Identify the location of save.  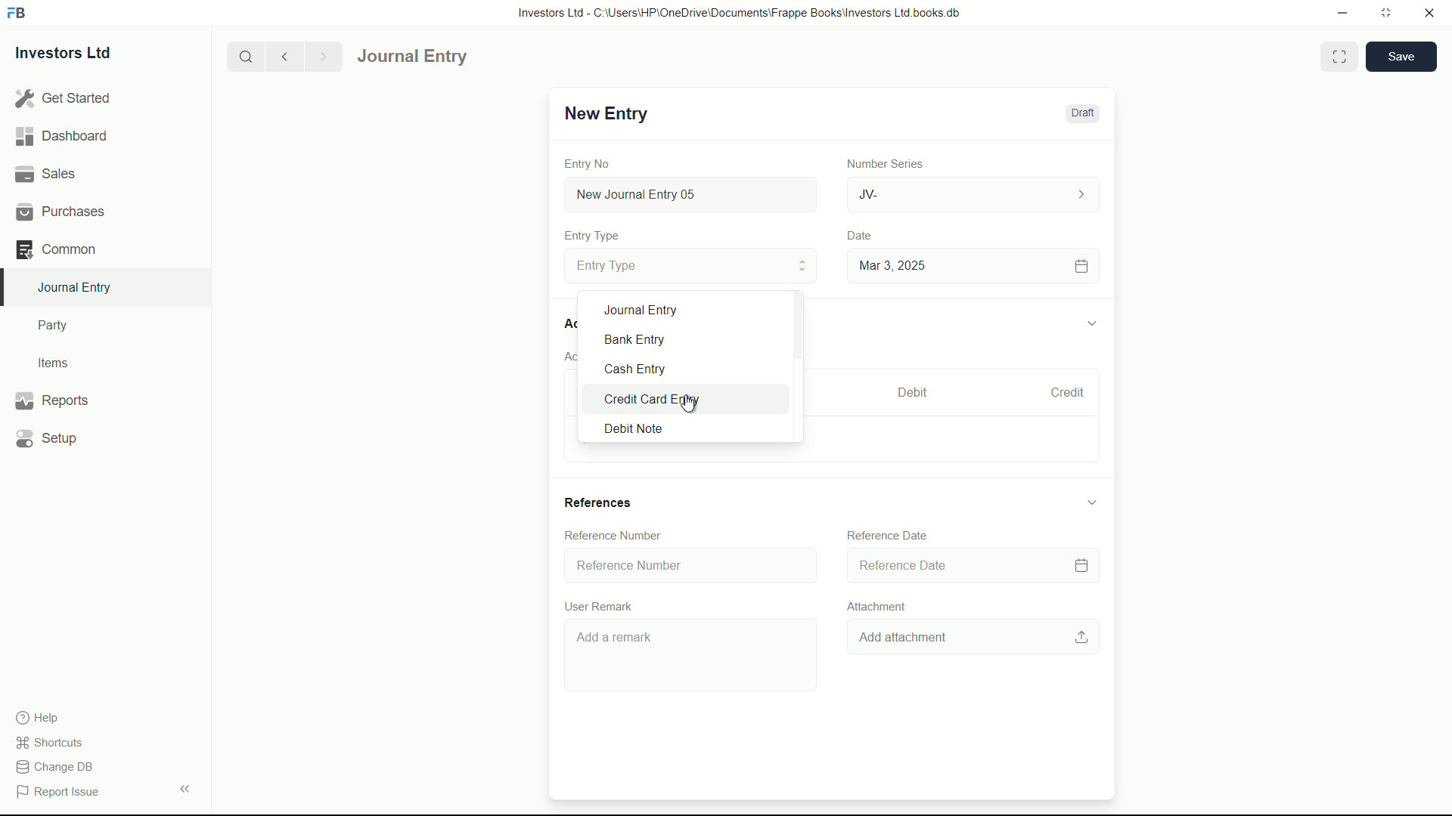
(1402, 57).